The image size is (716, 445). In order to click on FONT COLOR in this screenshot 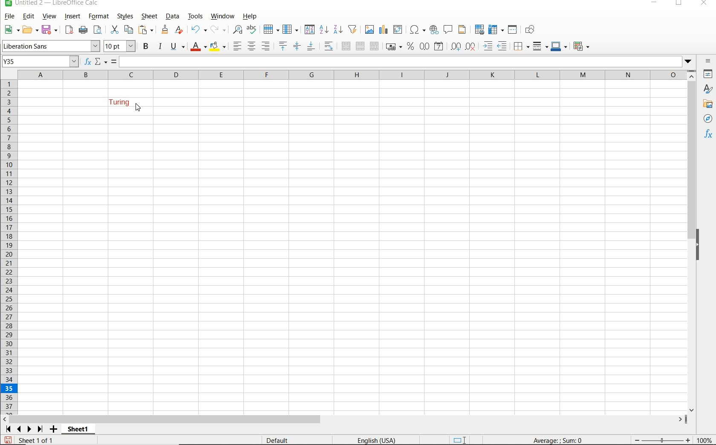, I will do `click(198, 47)`.